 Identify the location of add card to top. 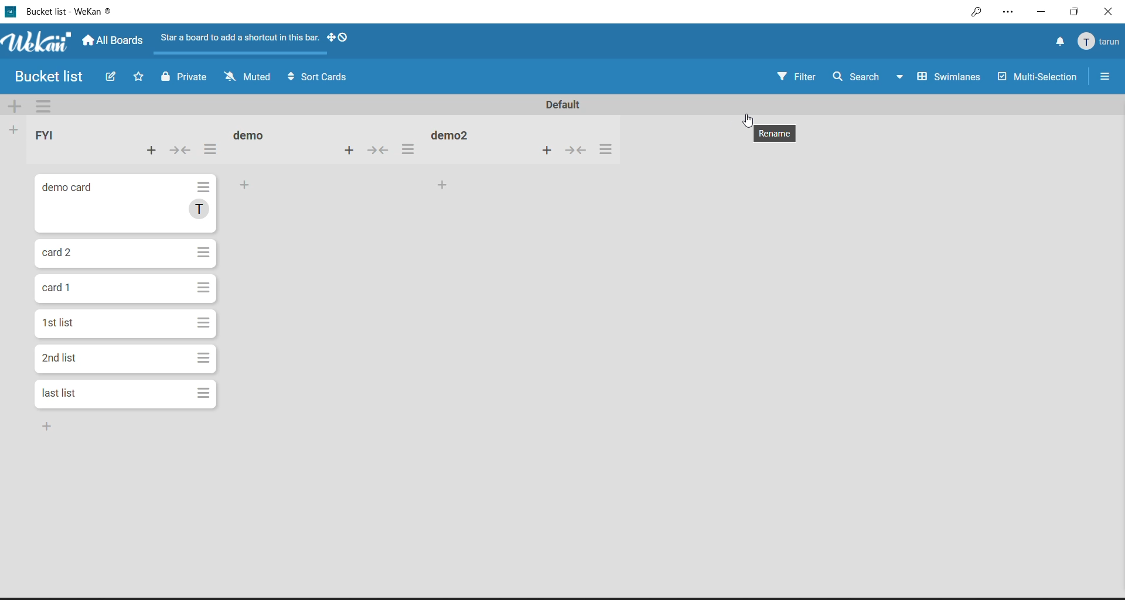
(149, 151).